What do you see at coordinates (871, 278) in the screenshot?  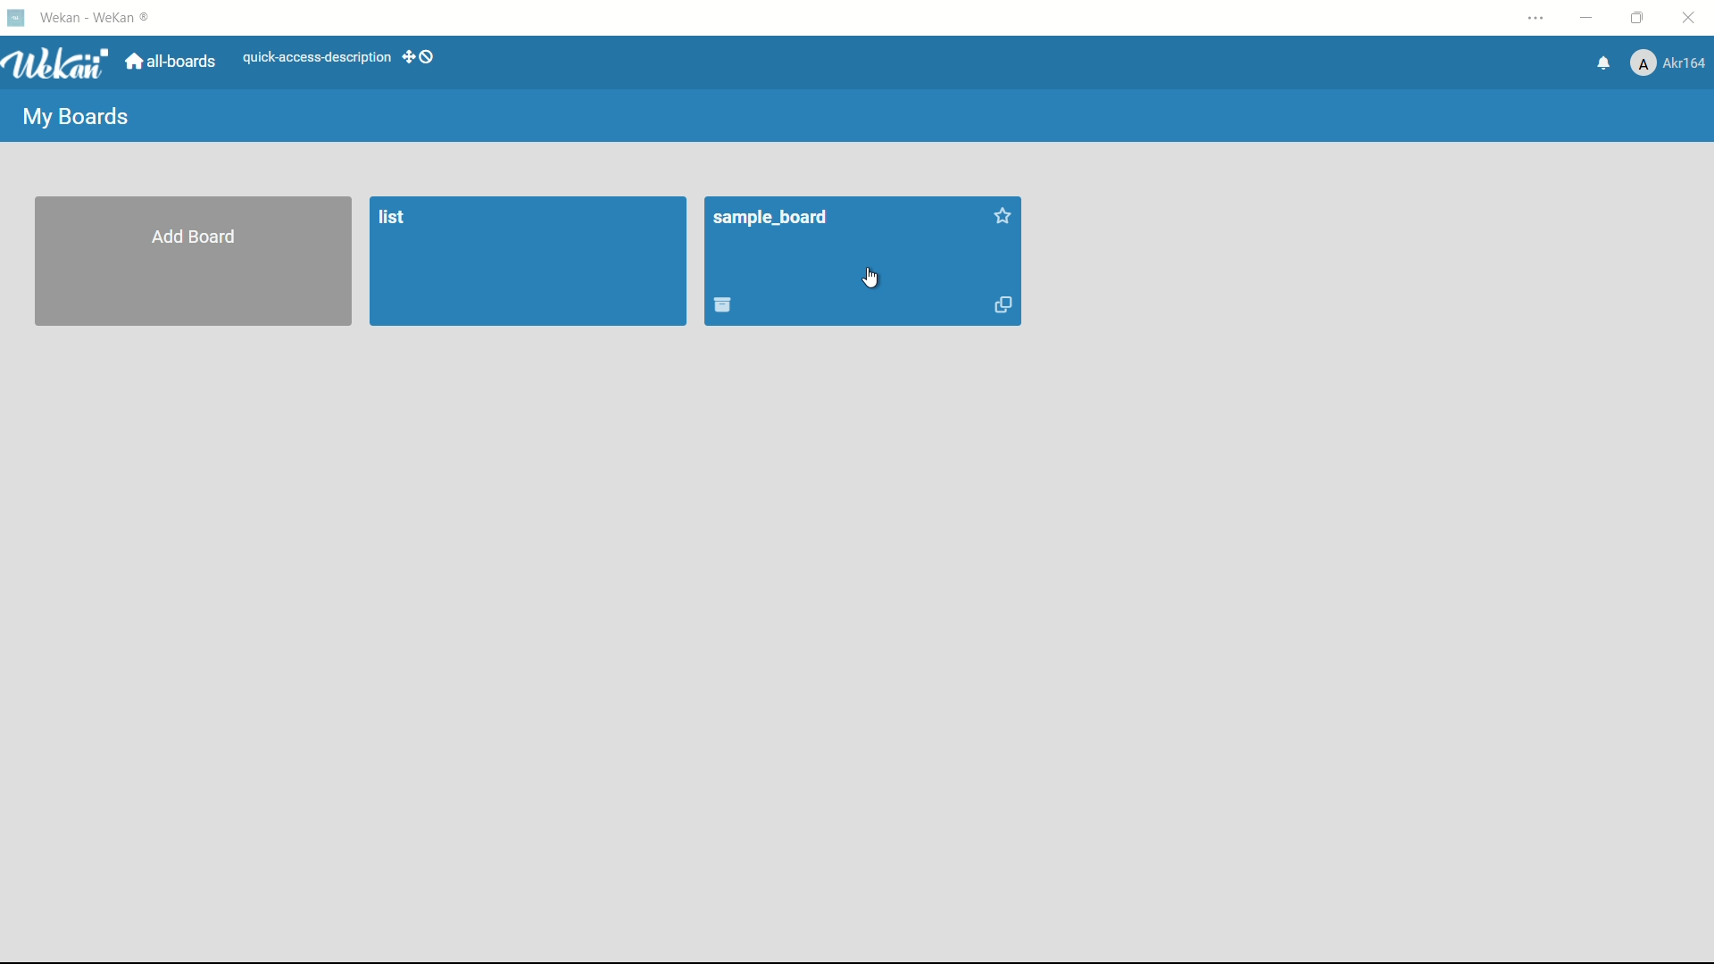 I see `cursor` at bounding box center [871, 278].